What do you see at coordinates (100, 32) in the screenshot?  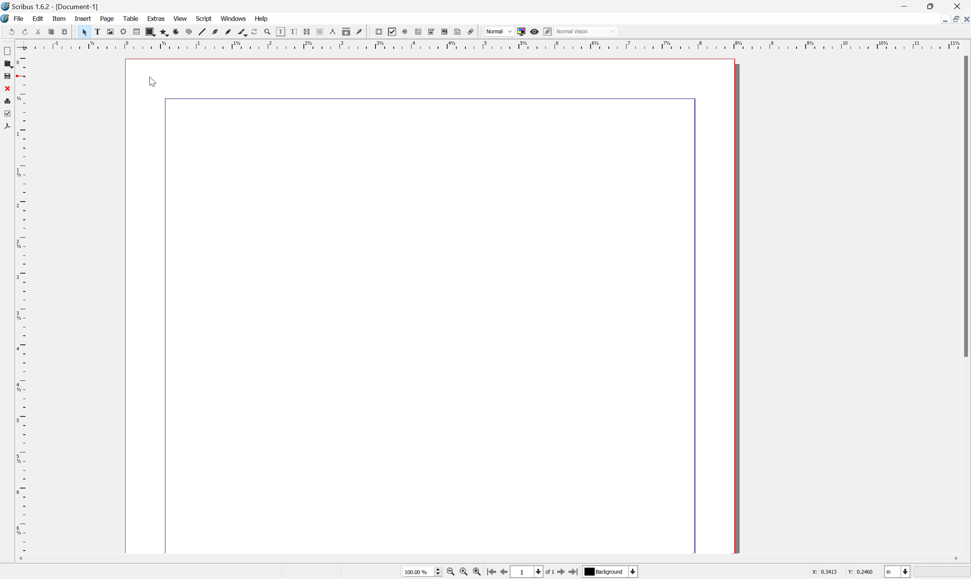 I see `save as pdf` at bounding box center [100, 32].